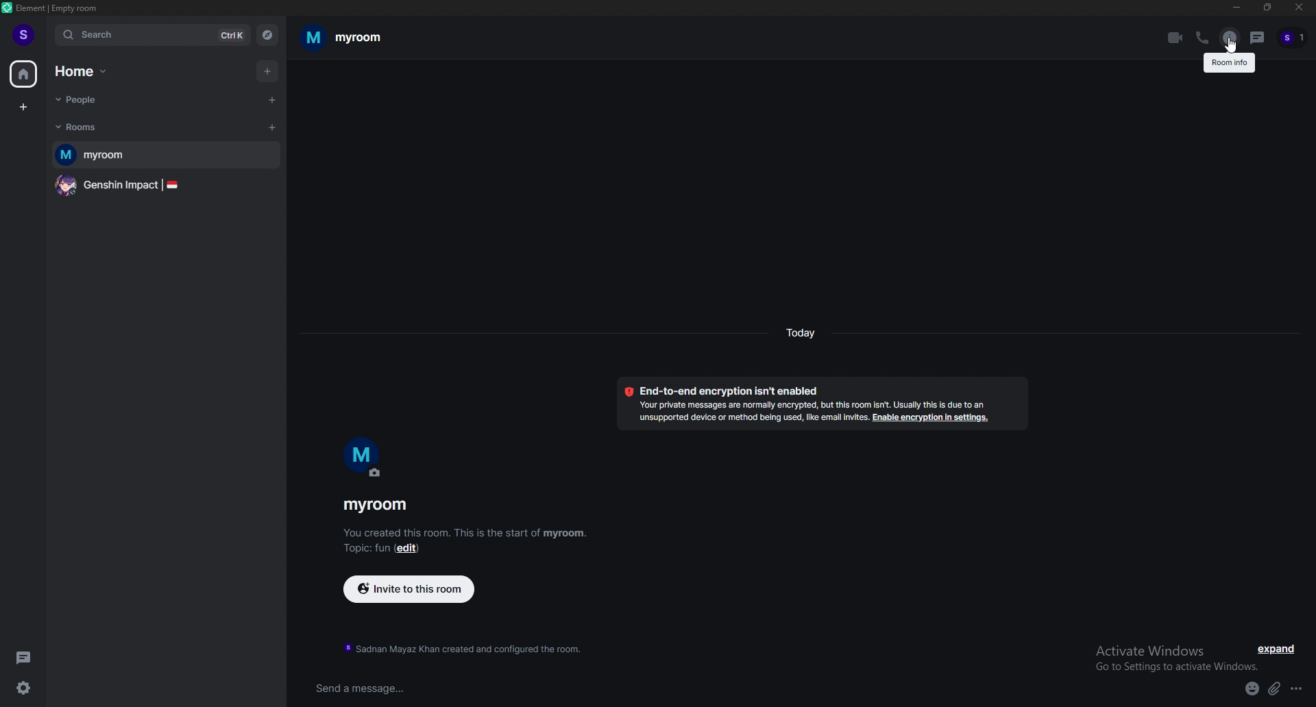  Describe the element at coordinates (1202, 38) in the screenshot. I see `voice call` at that location.